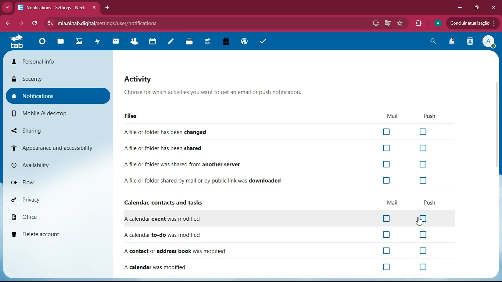  What do you see at coordinates (460, 7) in the screenshot?
I see `minimize` at bounding box center [460, 7].